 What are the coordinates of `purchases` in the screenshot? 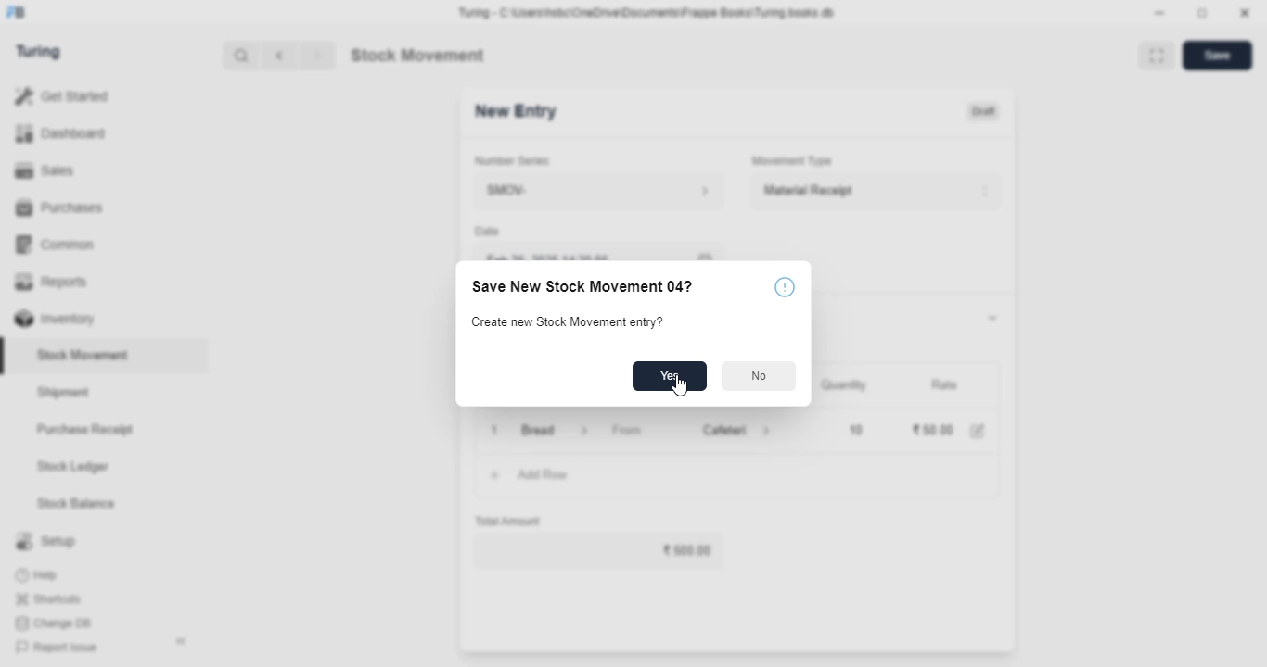 It's located at (59, 208).